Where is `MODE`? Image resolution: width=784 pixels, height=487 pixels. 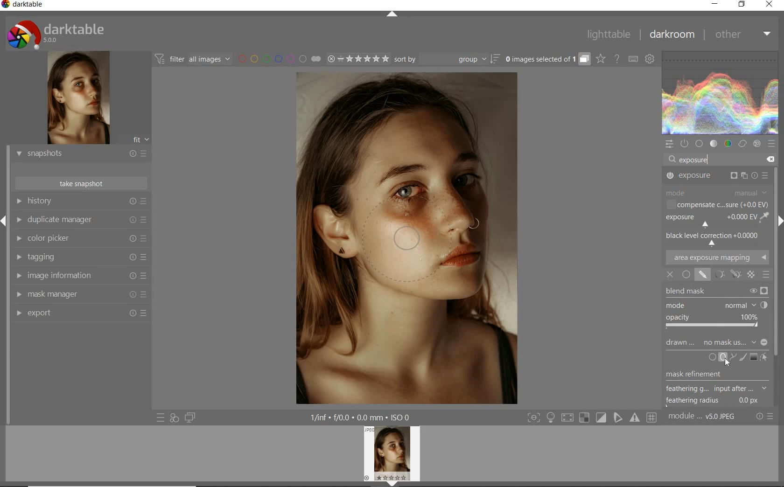 MODE is located at coordinates (714, 304).